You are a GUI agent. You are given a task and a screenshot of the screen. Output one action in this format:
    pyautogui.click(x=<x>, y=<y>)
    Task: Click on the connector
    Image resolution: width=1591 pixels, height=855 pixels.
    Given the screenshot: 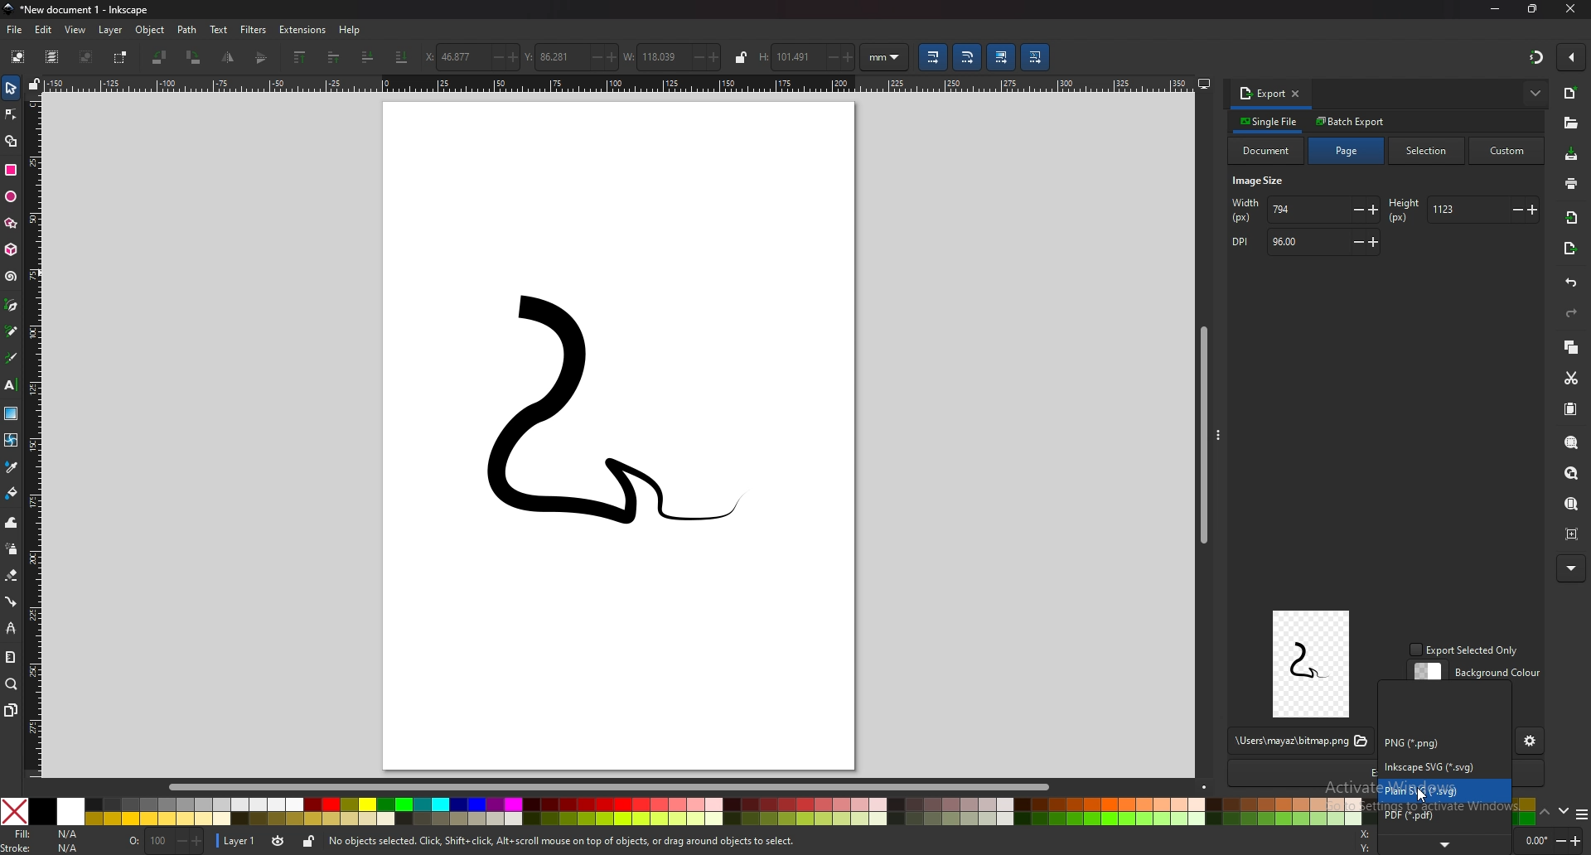 What is the action you would take?
    pyautogui.click(x=11, y=601)
    